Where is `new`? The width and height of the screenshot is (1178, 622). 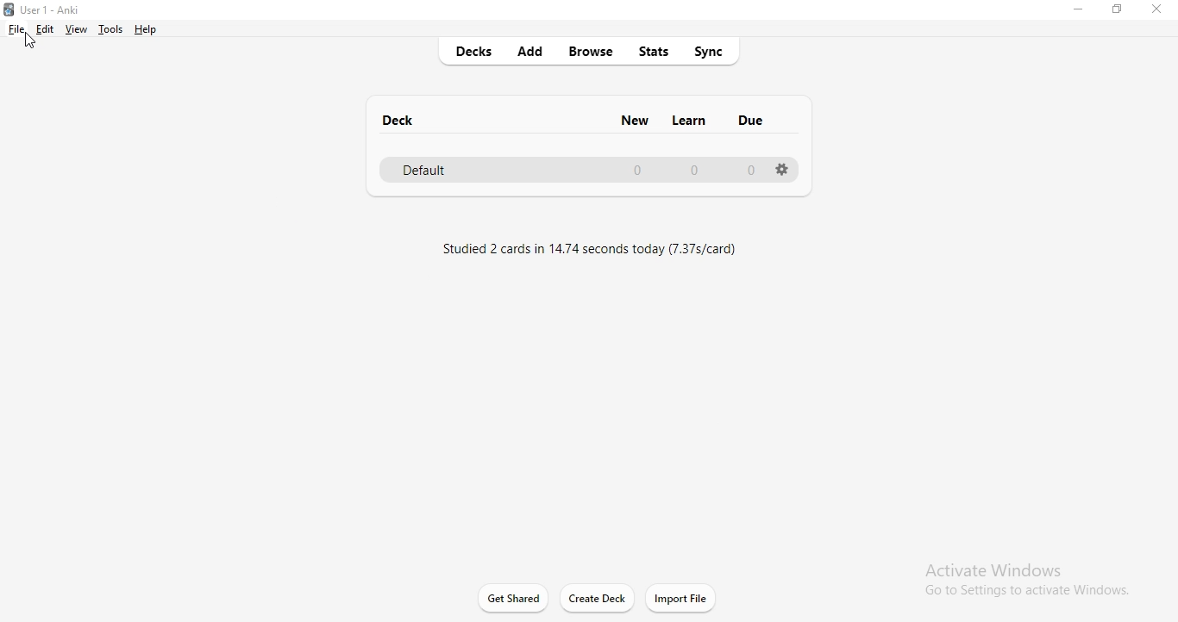 new is located at coordinates (634, 118).